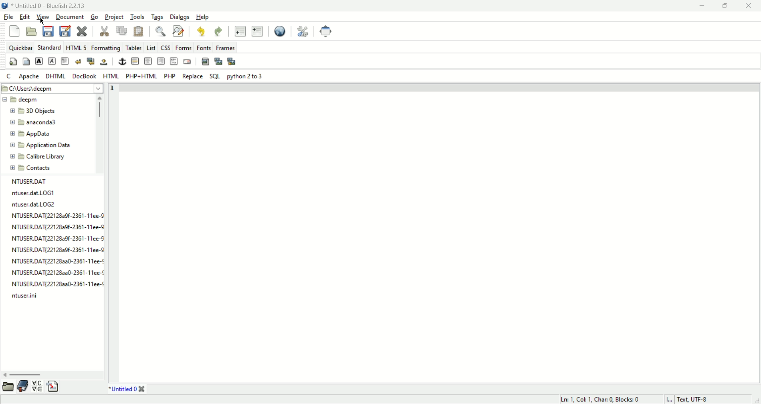 The image size is (761, 404). I want to click on Tables, so click(133, 48).